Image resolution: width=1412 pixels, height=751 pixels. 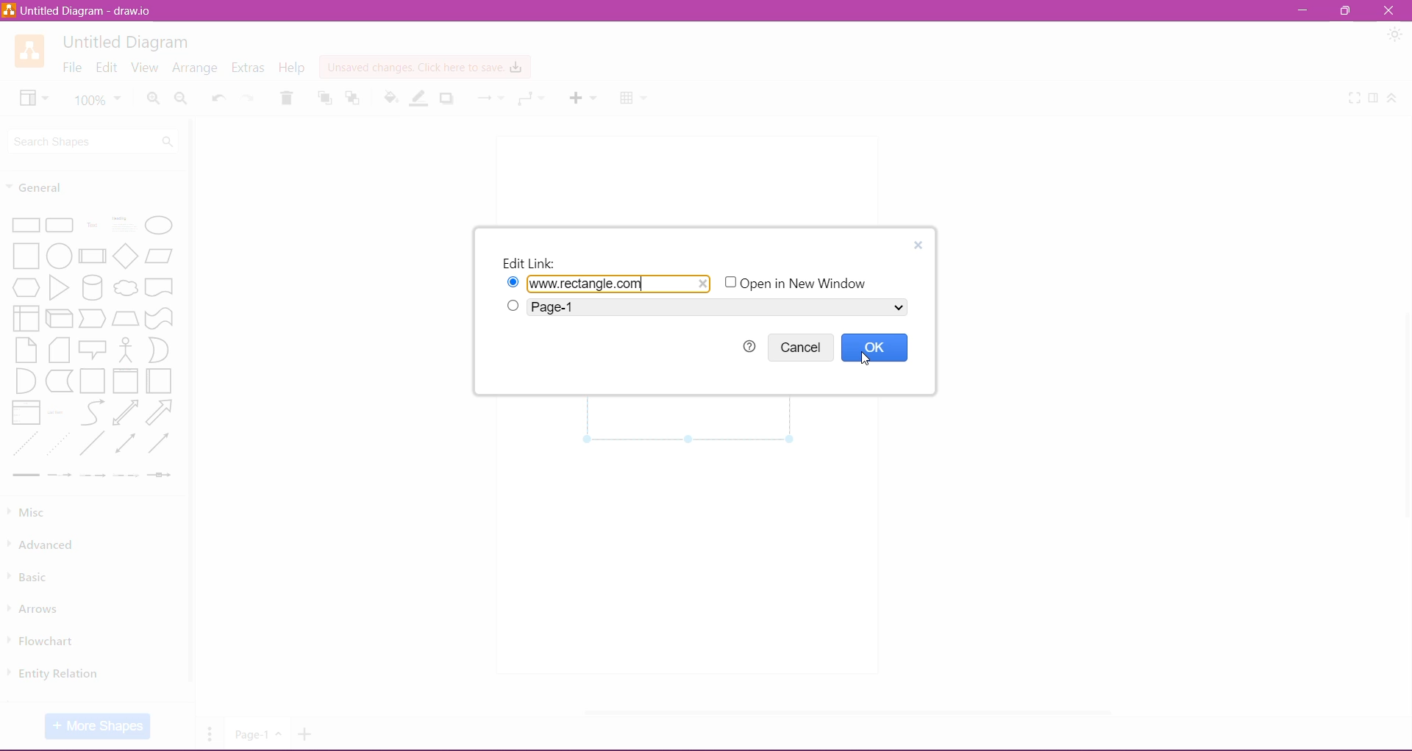 What do you see at coordinates (250, 96) in the screenshot?
I see `Redo` at bounding box center [250, 96].